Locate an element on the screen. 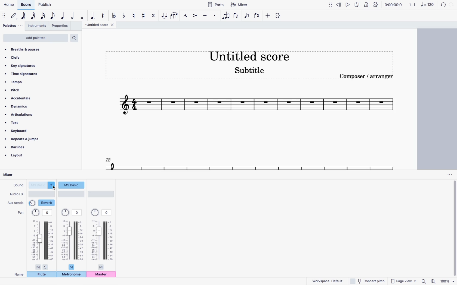 The width and height of the screenshot is (457, 285). slur is located at coordinates (175, 15).